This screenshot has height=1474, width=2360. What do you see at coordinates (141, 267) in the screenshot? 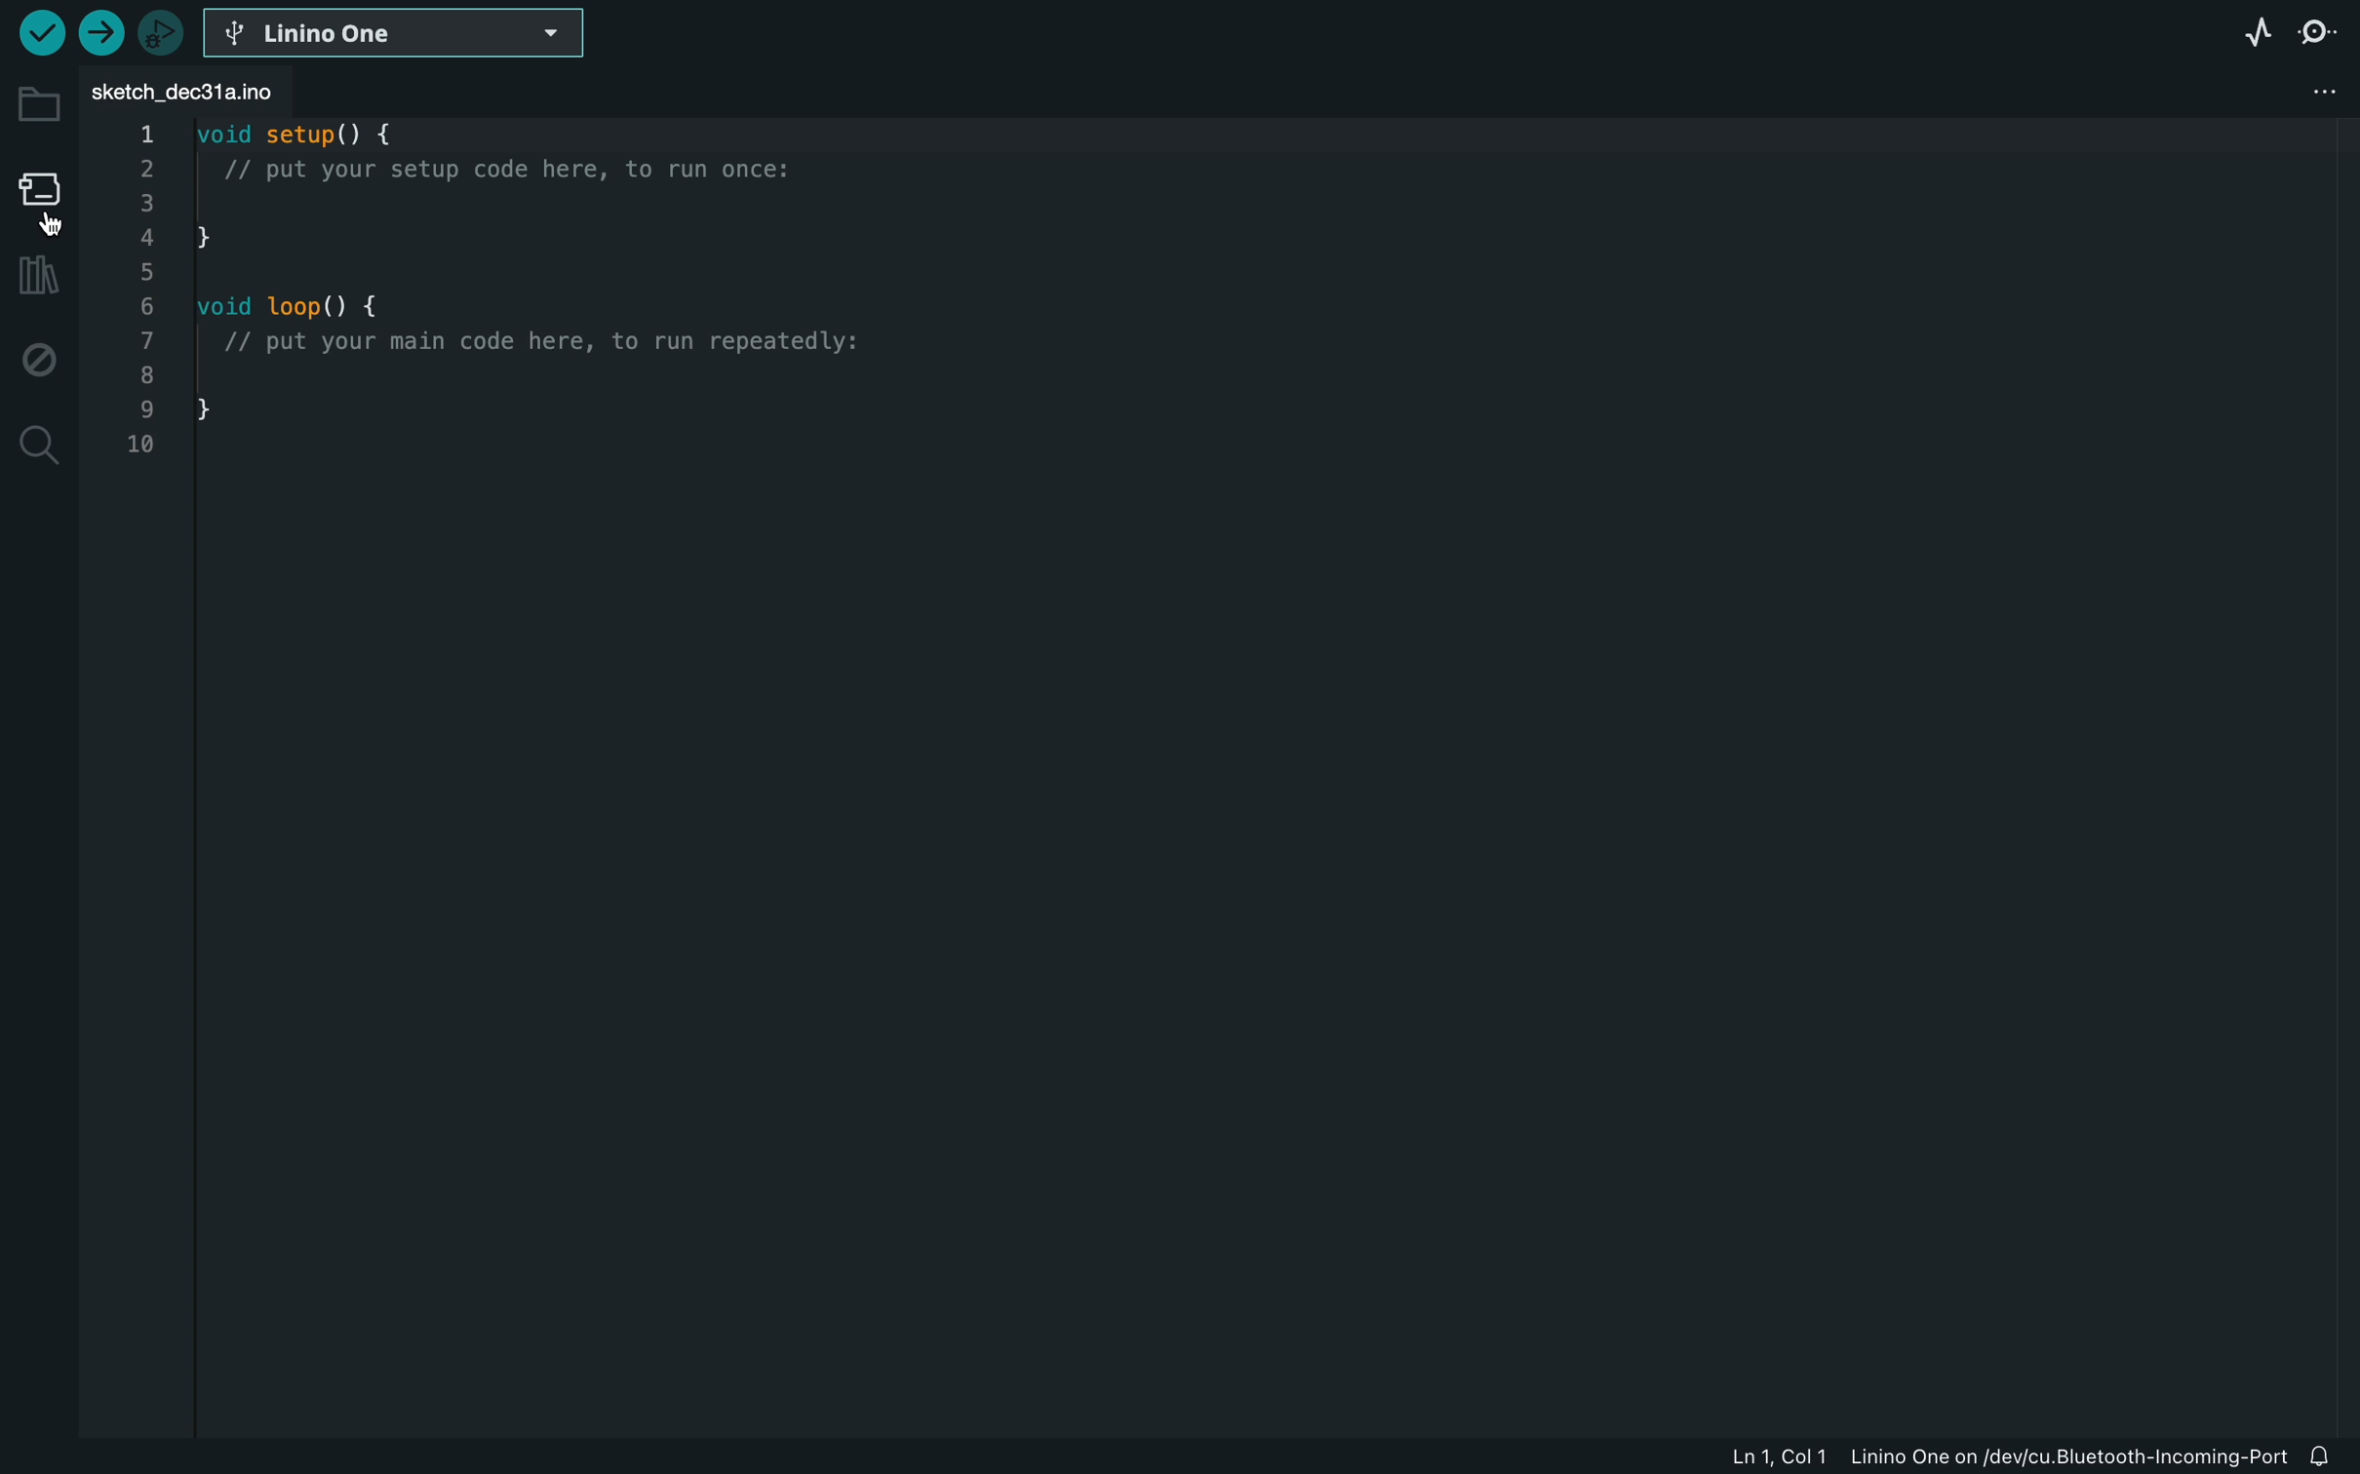
I see `5` at bounding box center [141, 267].